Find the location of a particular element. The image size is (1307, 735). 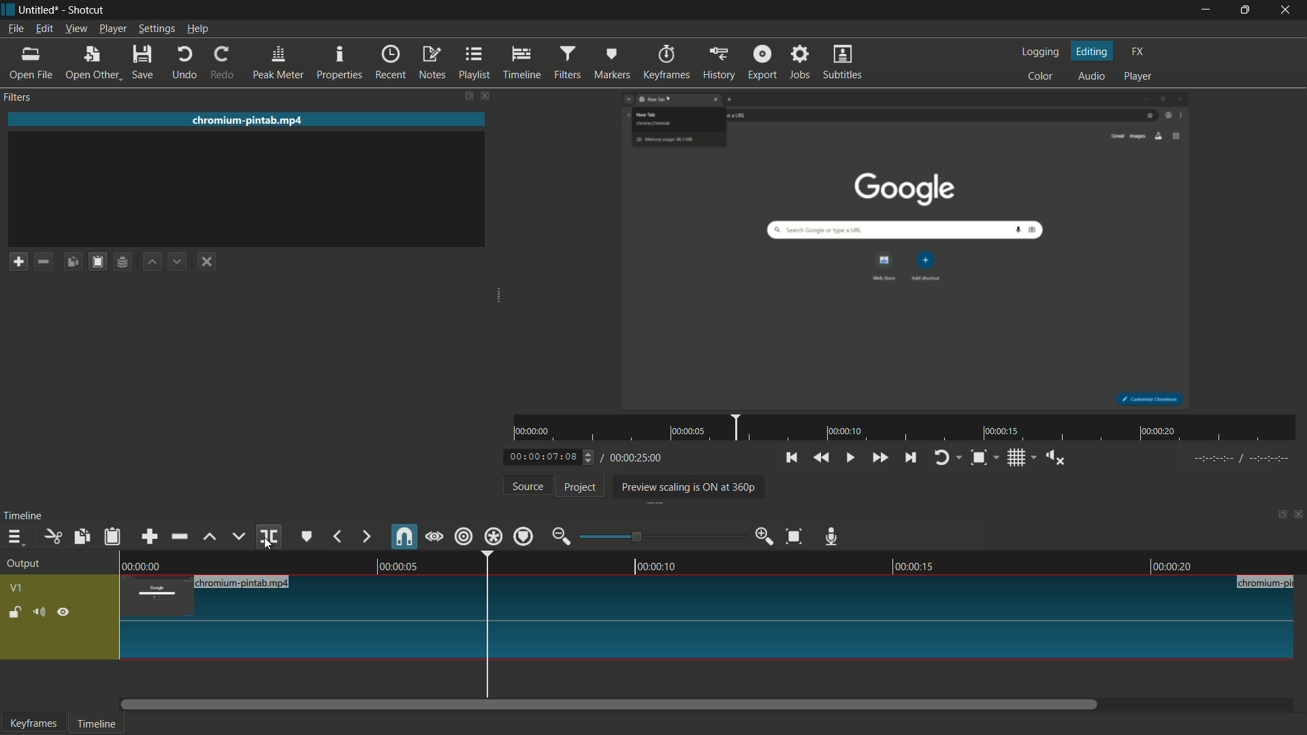

peak meter is located at coordinates (278, 63).